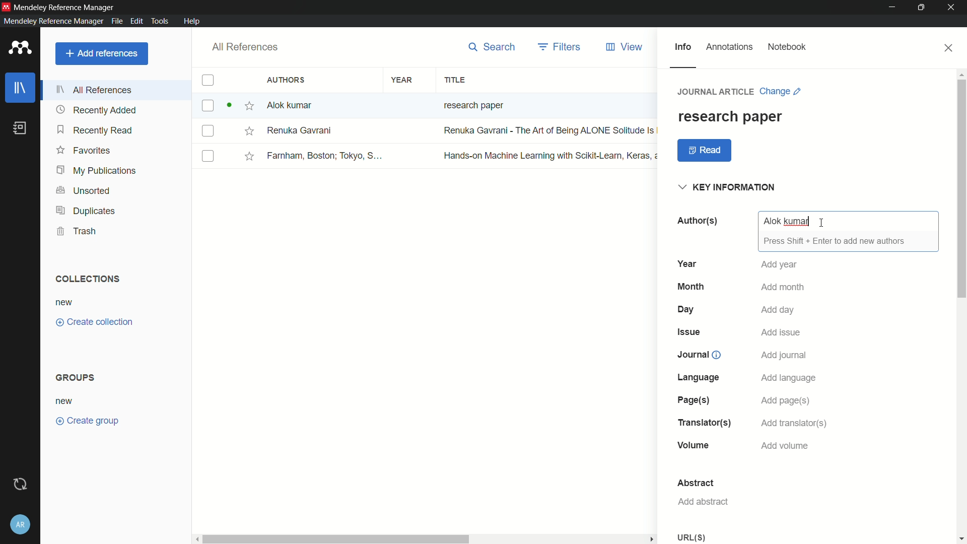  Describe the element at coordinates (6, 7) in the screenshot. I see `app icon` at that location.